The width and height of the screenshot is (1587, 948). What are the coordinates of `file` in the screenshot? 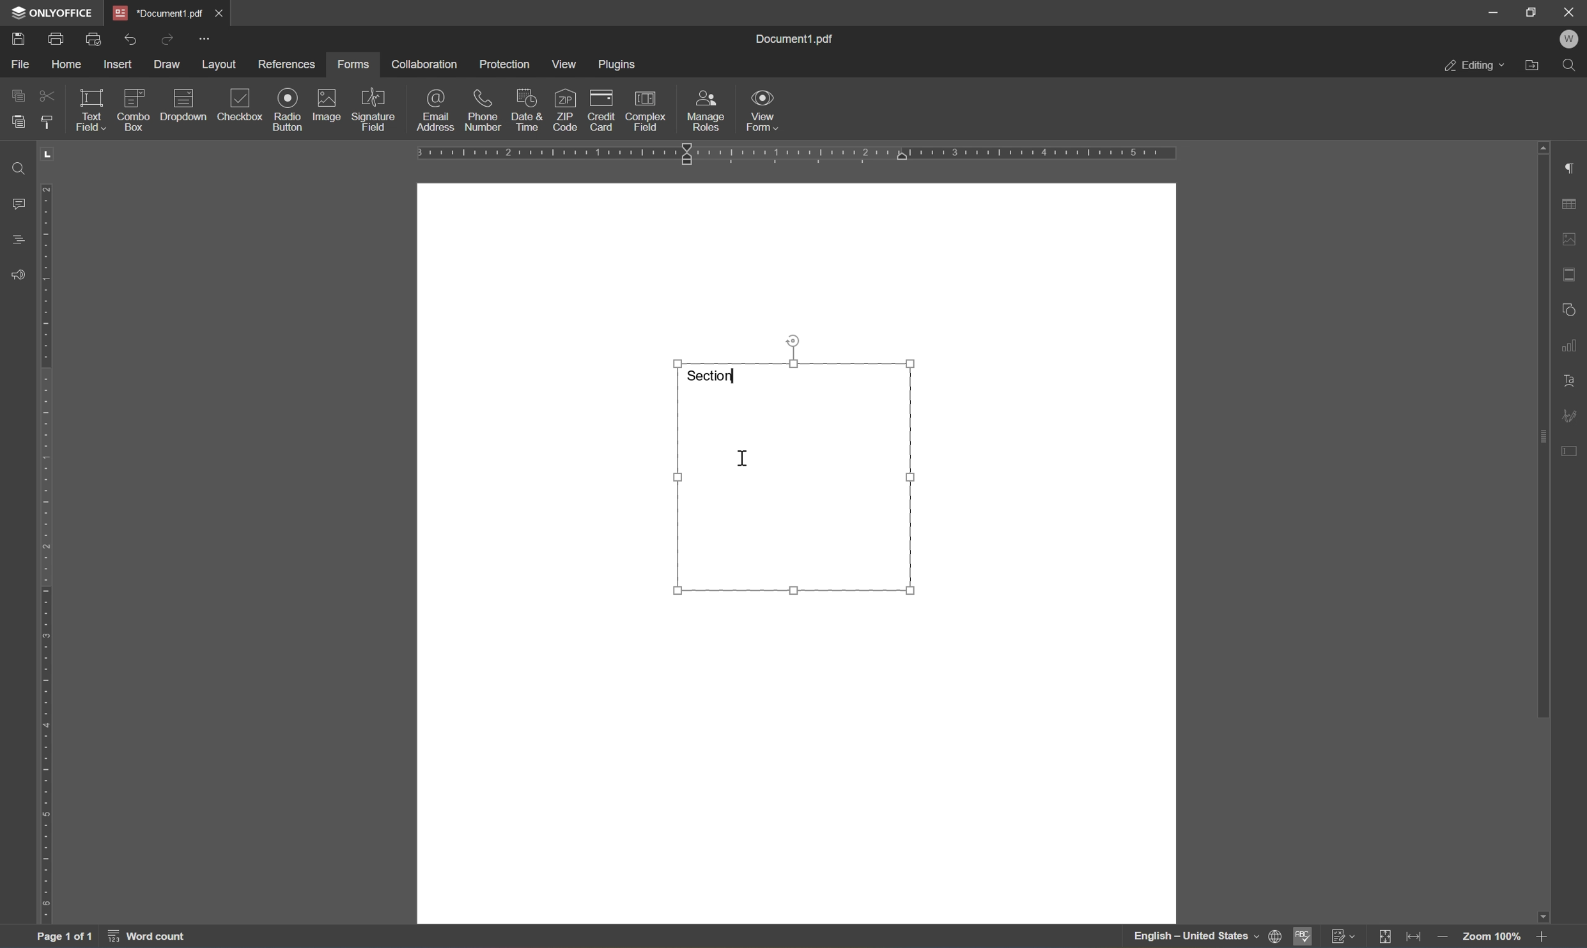 It's located at (21, 63).